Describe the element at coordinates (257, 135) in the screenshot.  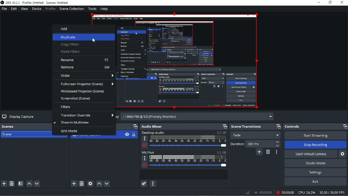
I see `Fade` at that location.